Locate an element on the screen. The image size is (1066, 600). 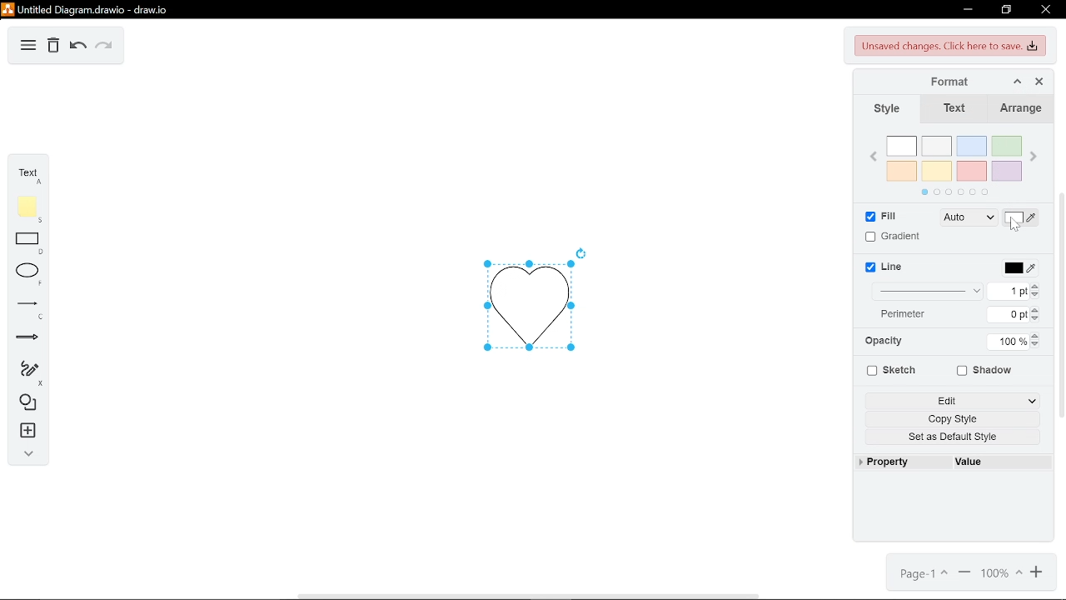
text is located at coordinates (26, 175).